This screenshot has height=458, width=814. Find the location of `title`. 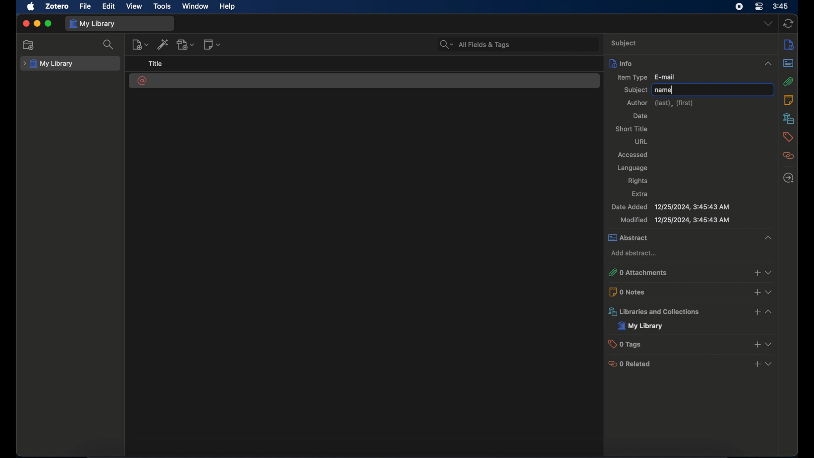

title is located at coordinates (156, 64).